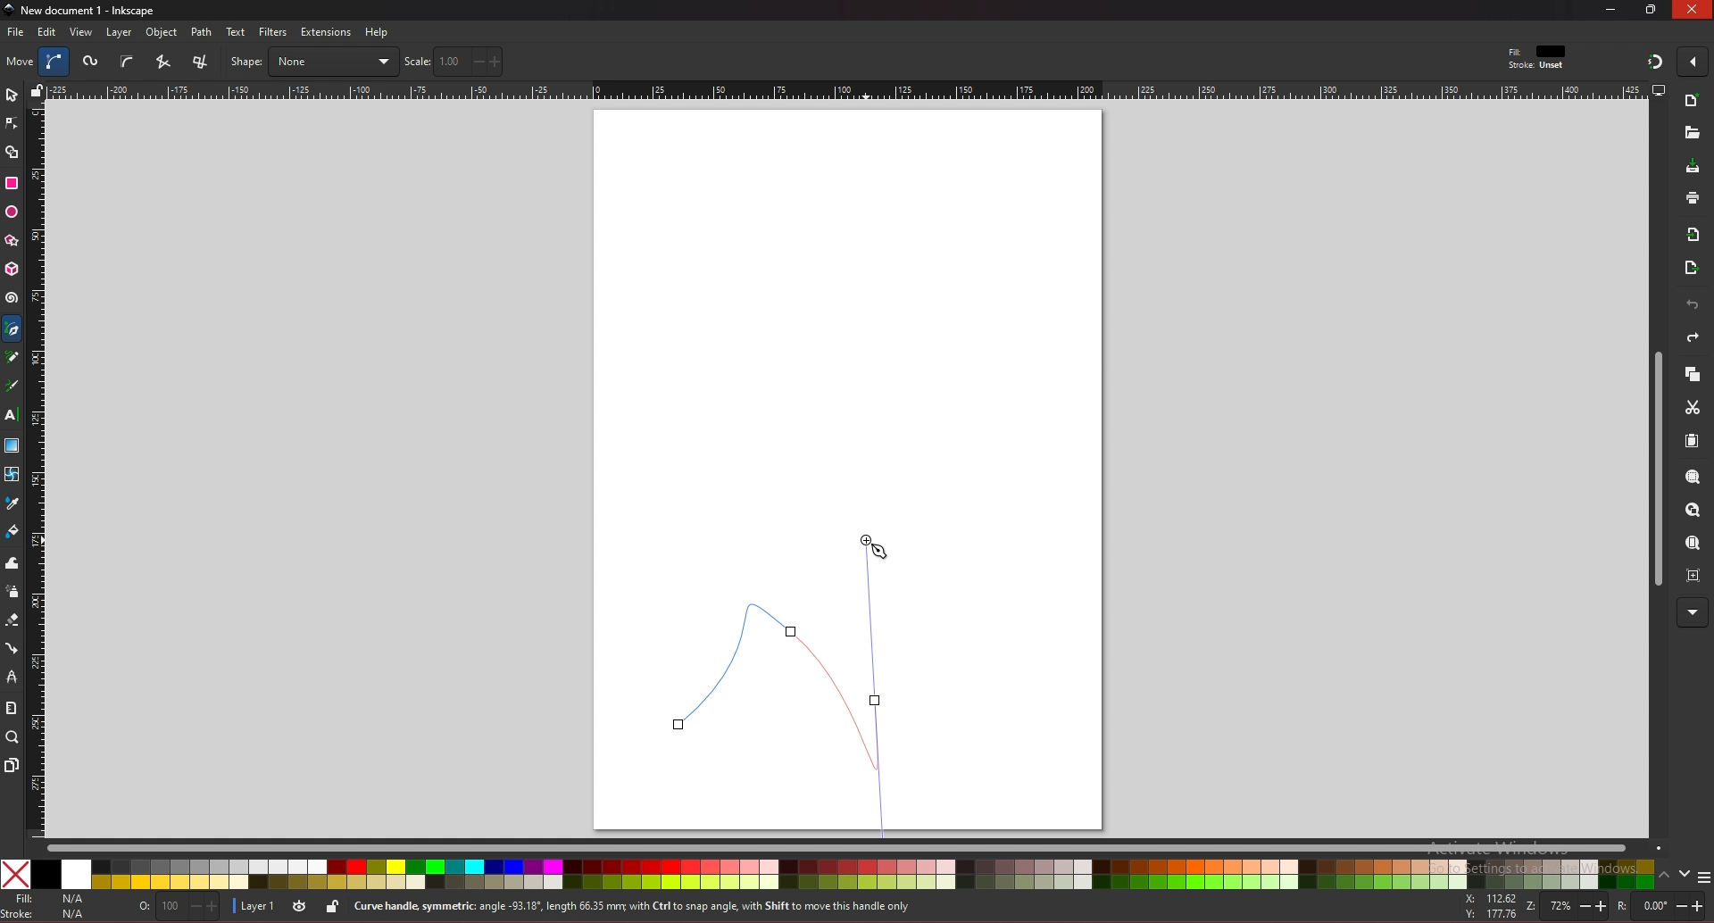  What do you see at coordinates (1703, 878) in the screenshot?
I see `more colors` at bounding box center [1703, 878].